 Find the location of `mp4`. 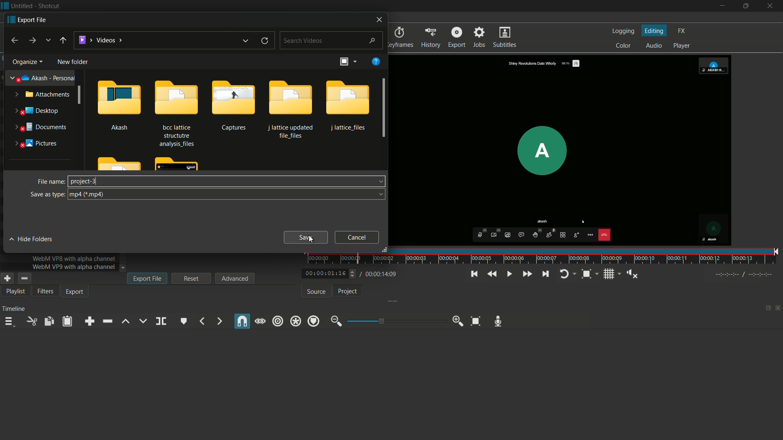

mp4 is located at coordinates (88, 195).